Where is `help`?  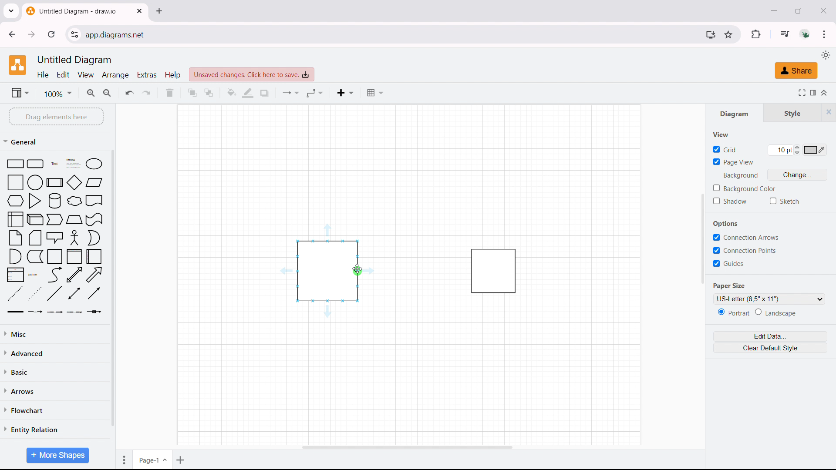
help is located at coordinates (172, 75).